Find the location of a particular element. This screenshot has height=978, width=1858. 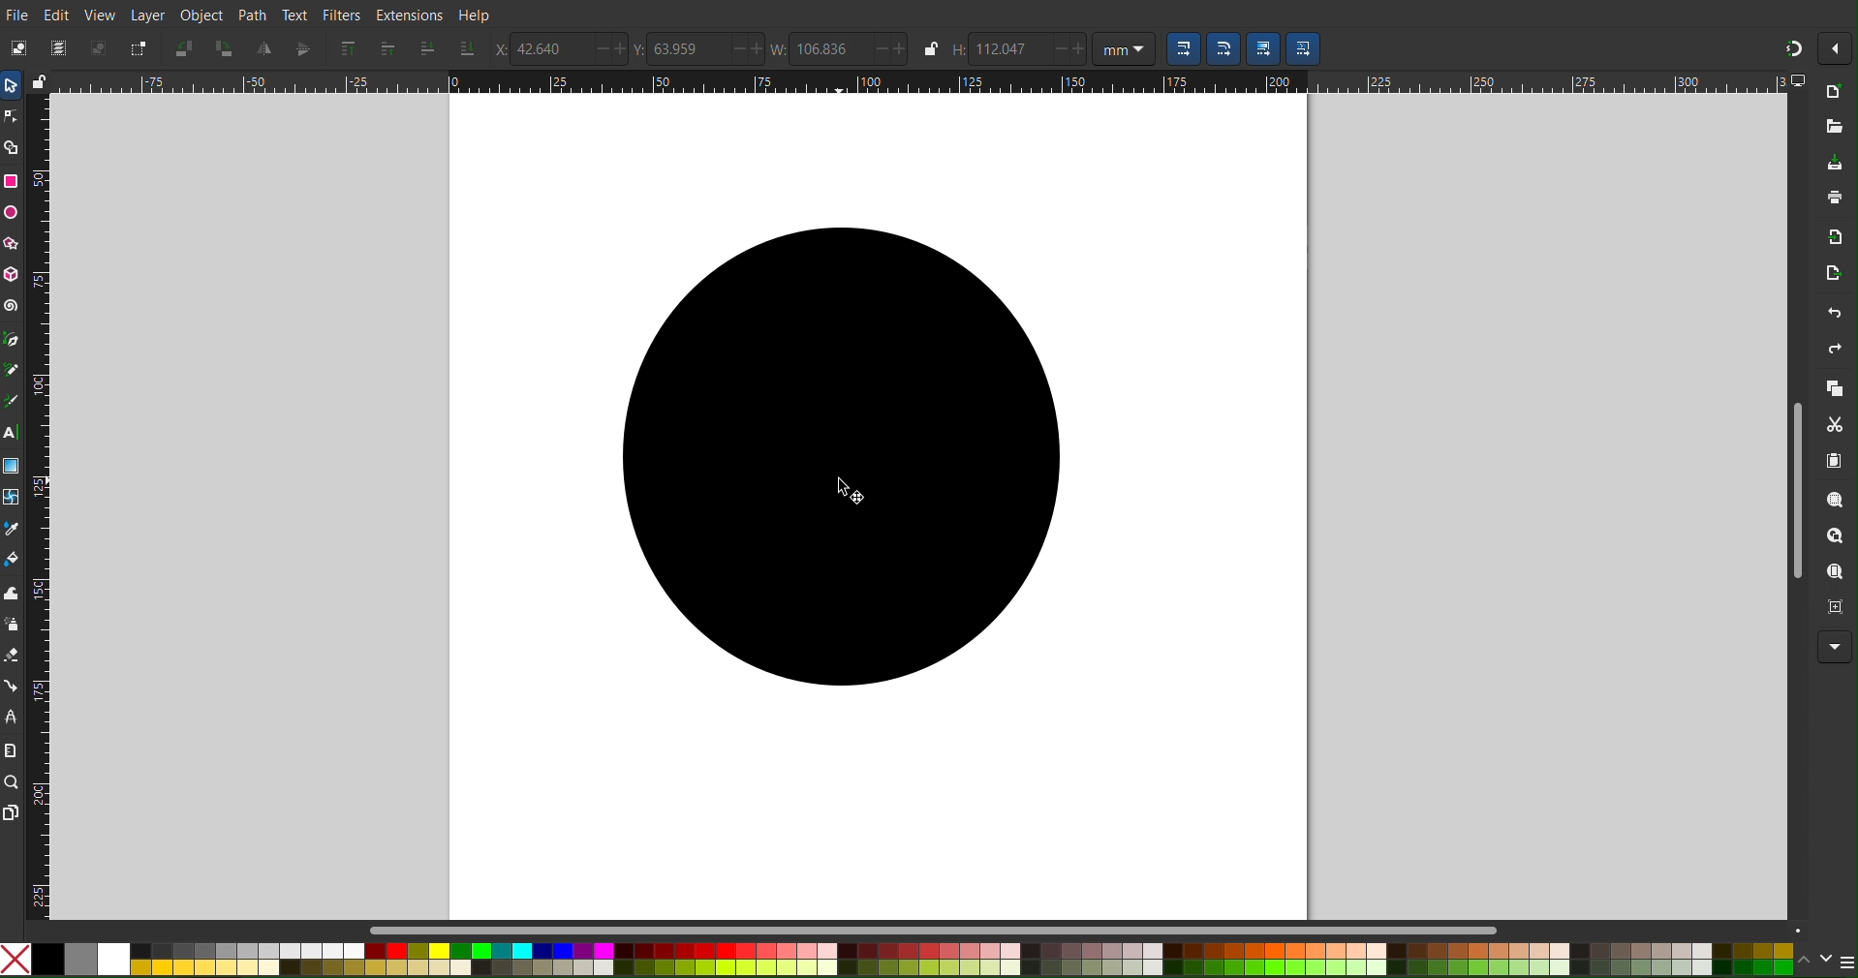

Scaling Option 1 is located at coordinates (1183, 48).